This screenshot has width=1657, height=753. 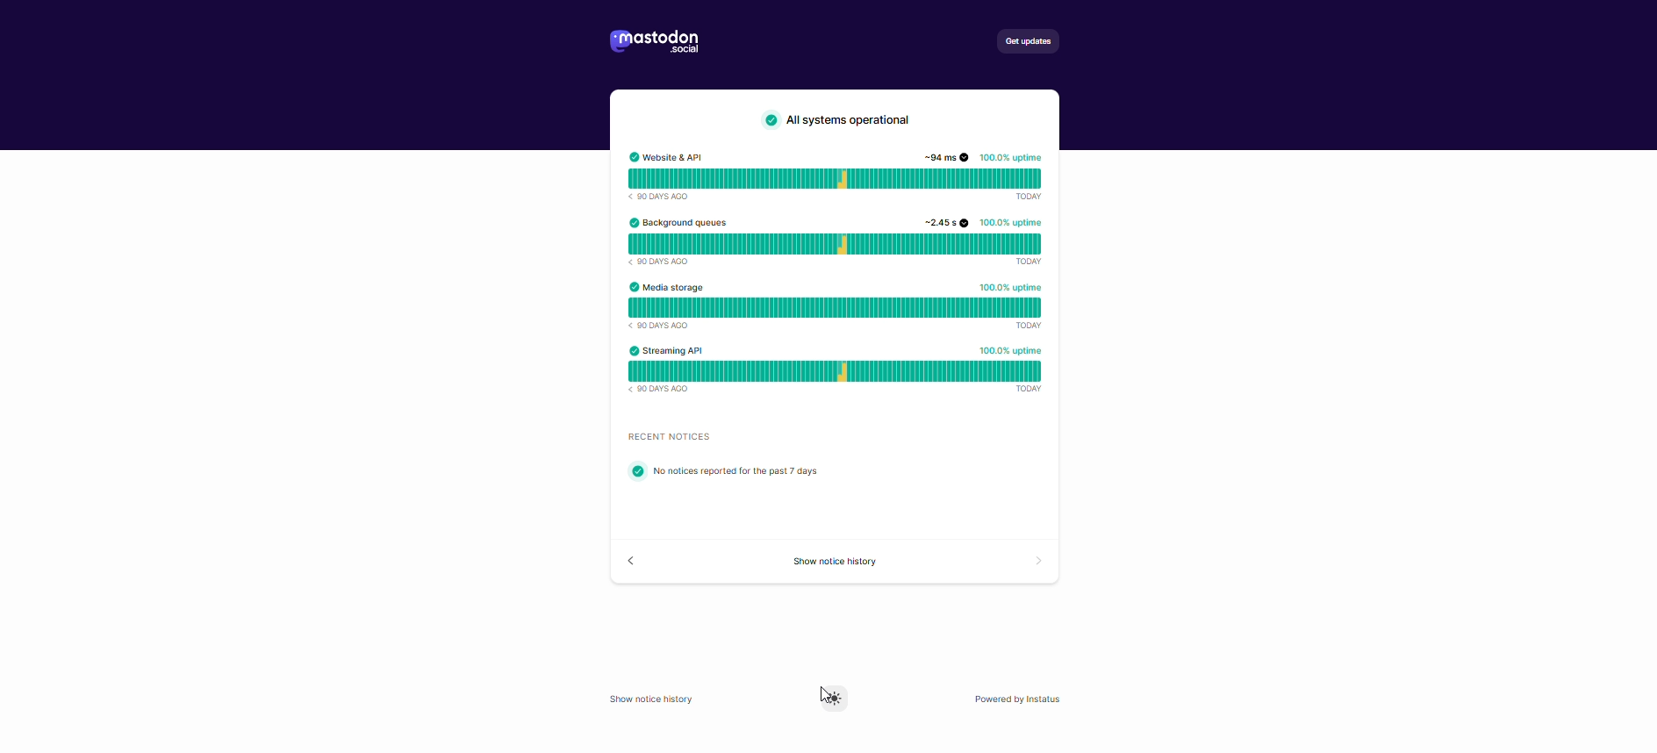 I want to click on logo, so click(x=656, y=44).